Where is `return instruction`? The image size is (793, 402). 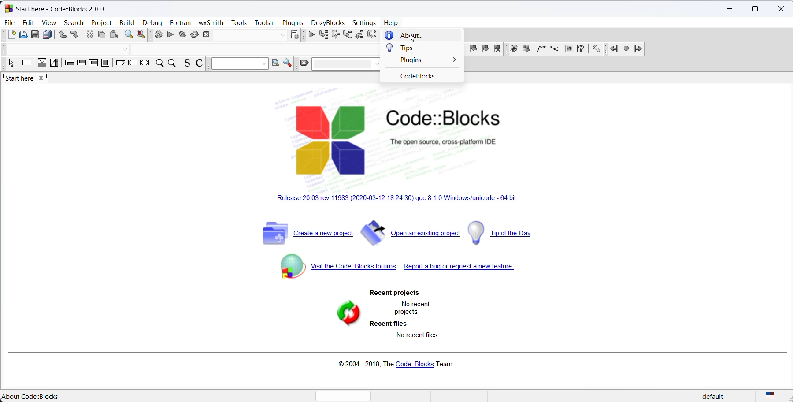
return instruction is located at coordinates (146, 64).